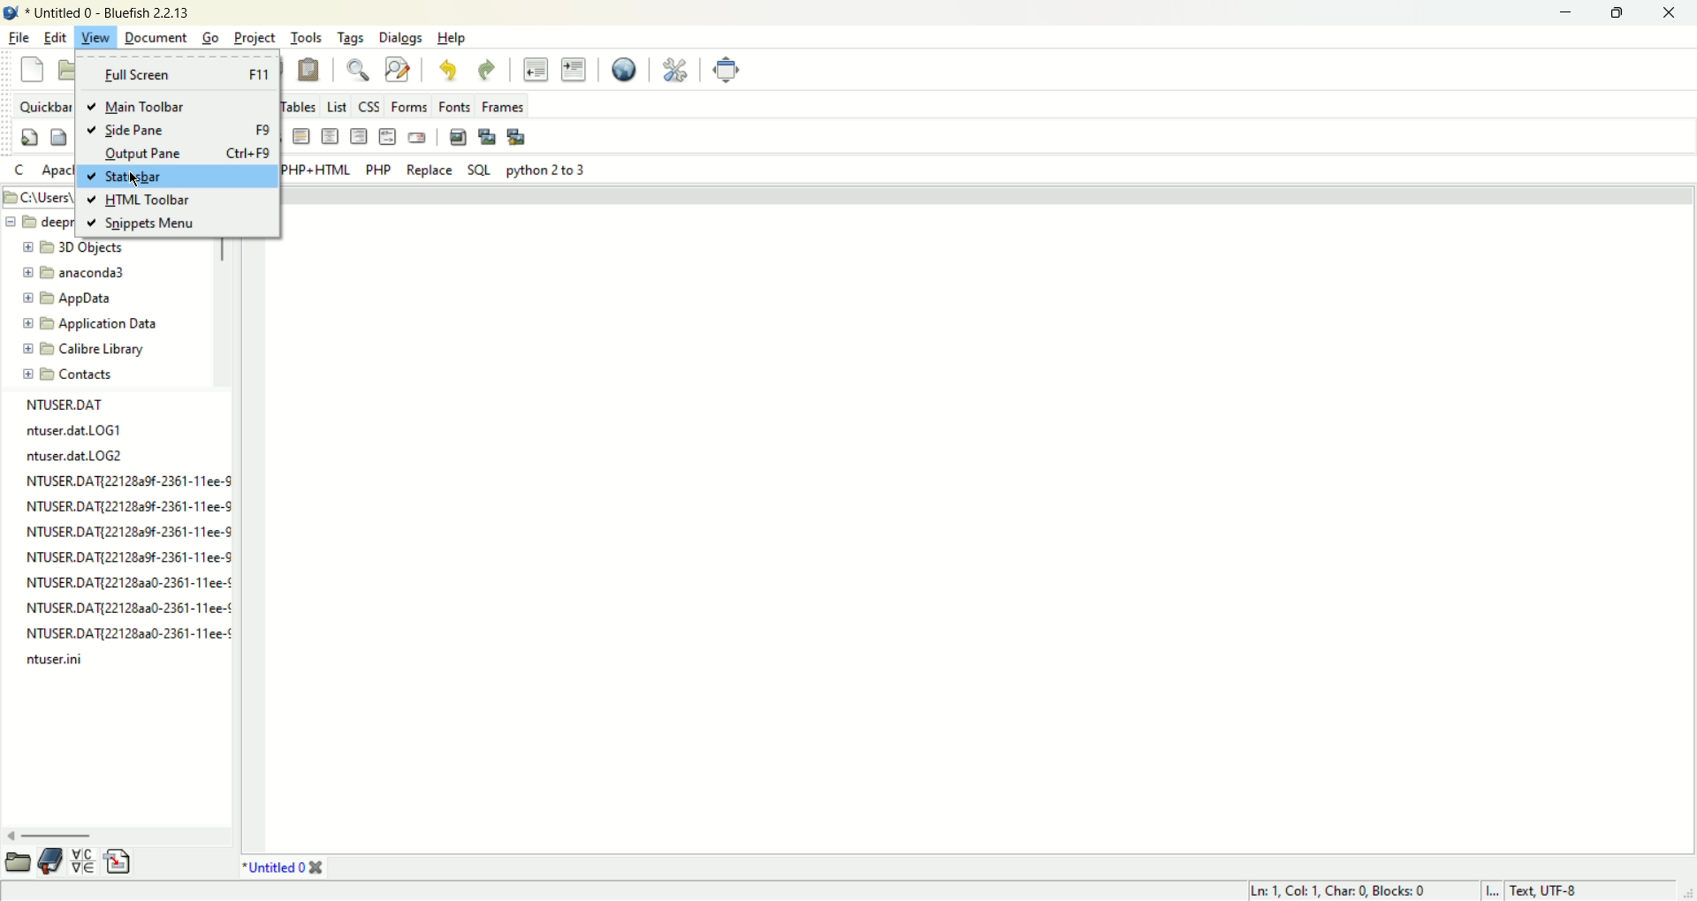  I want to click on fullscreen, so click(728, 71).